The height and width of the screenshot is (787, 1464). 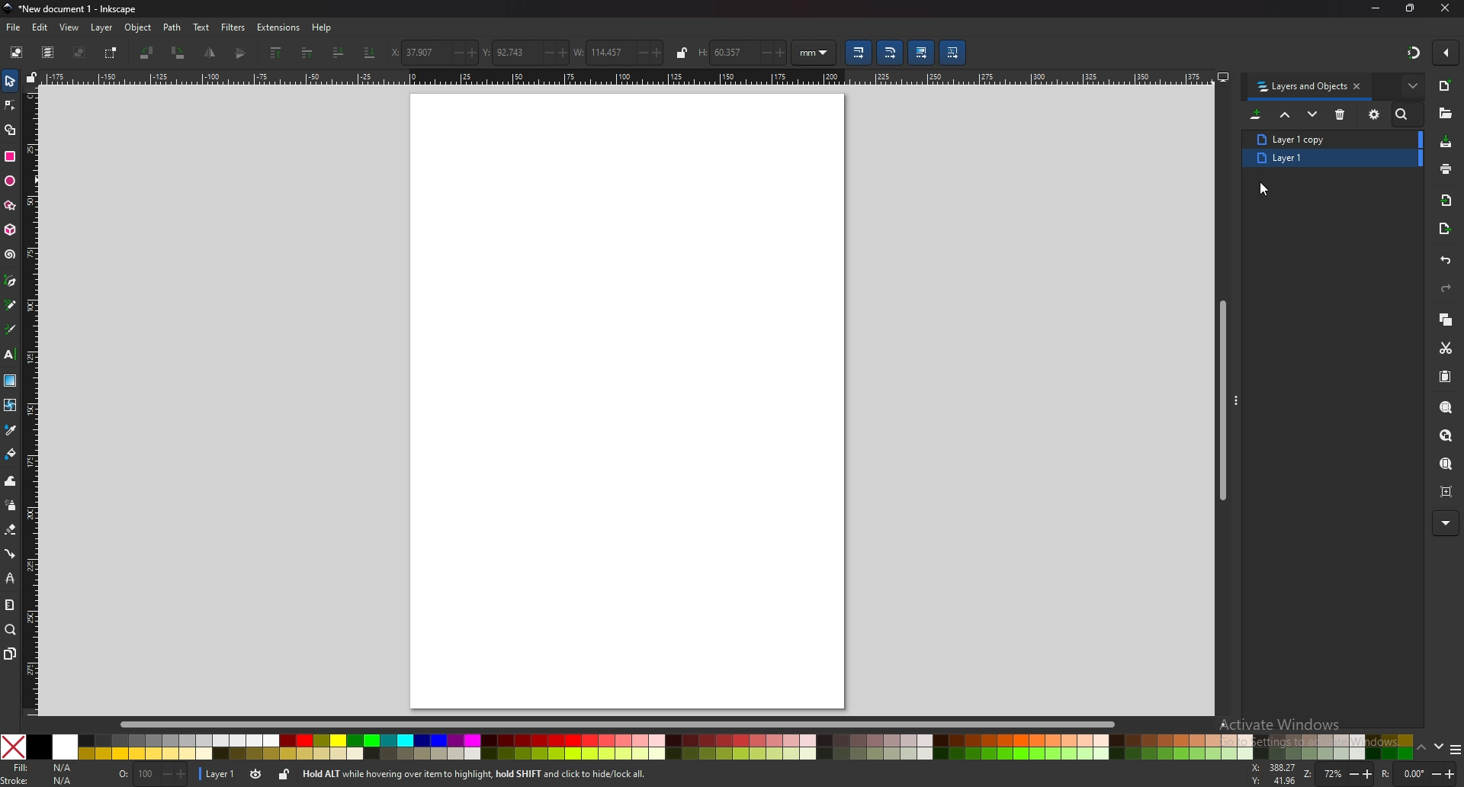 I want to click on raise to top, so click(x=277, y=52).